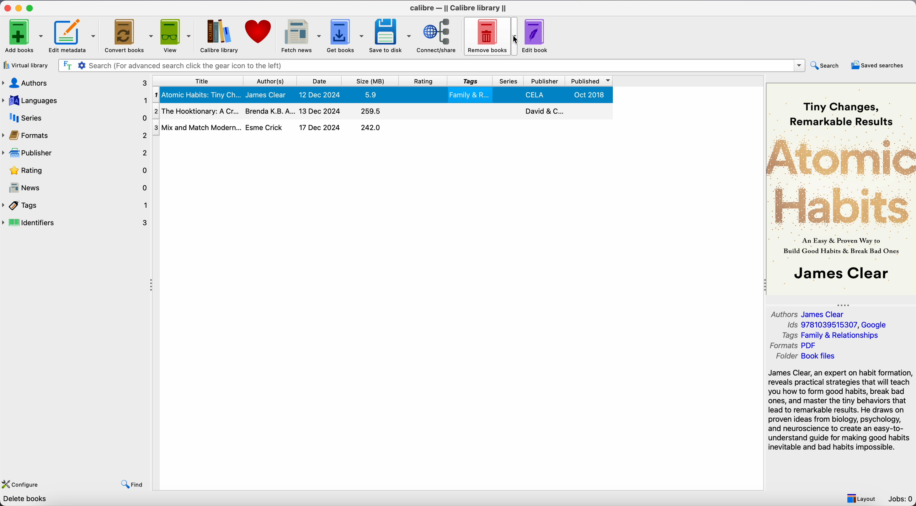 Image resolution: width=916 pixels, height=506 pixels. Describe the element at coordinates (76, 223) in the screenshot. I see `identifiers` at that location.